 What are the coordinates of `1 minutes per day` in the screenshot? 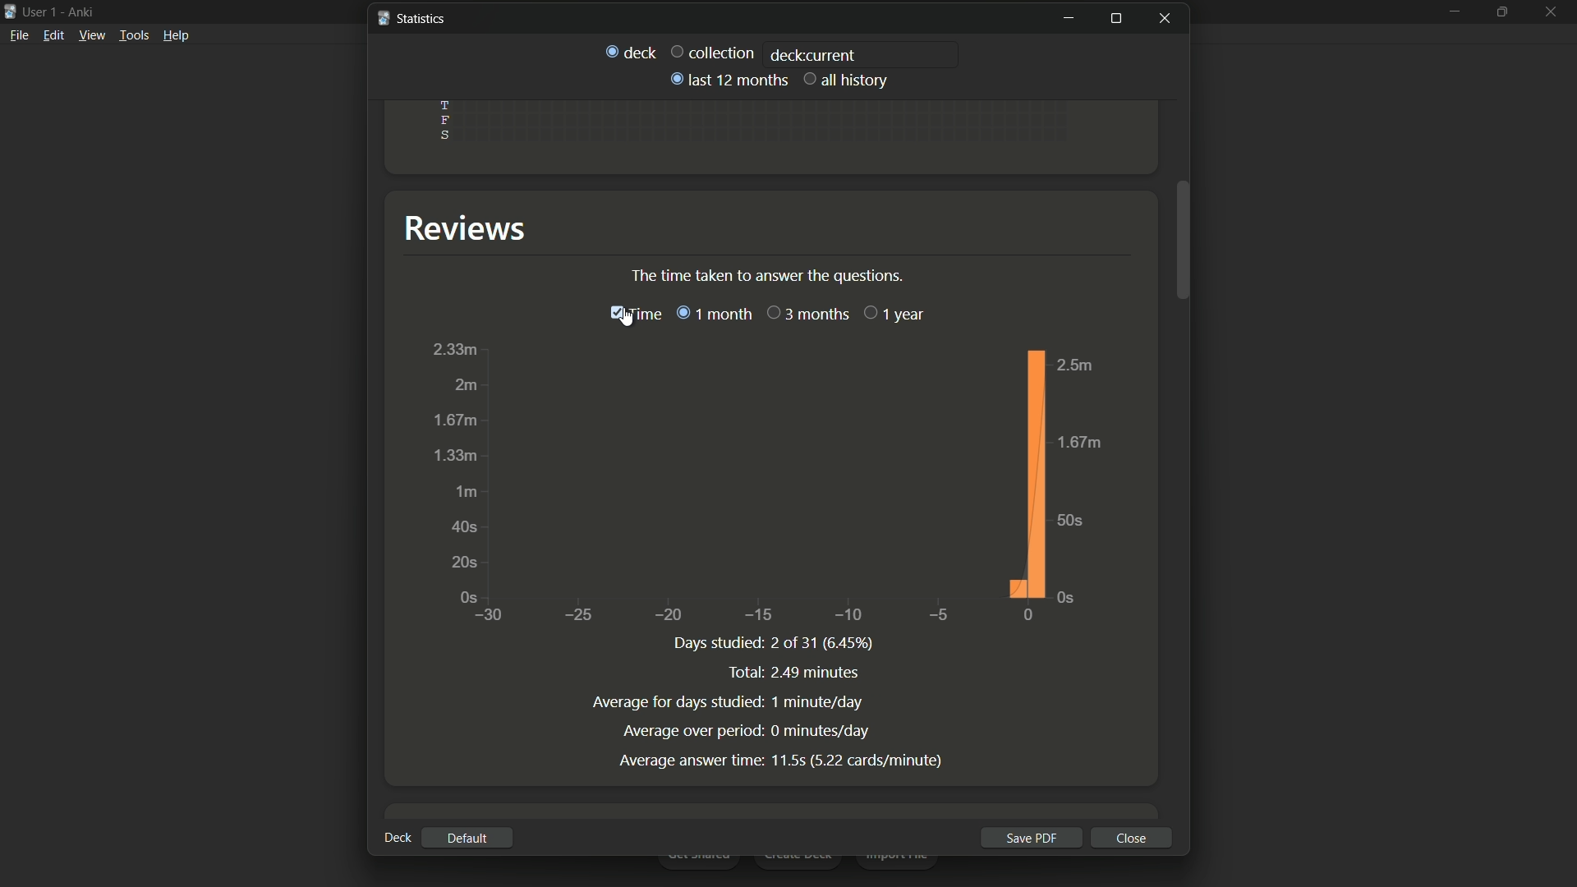 It's located at (819, 703).